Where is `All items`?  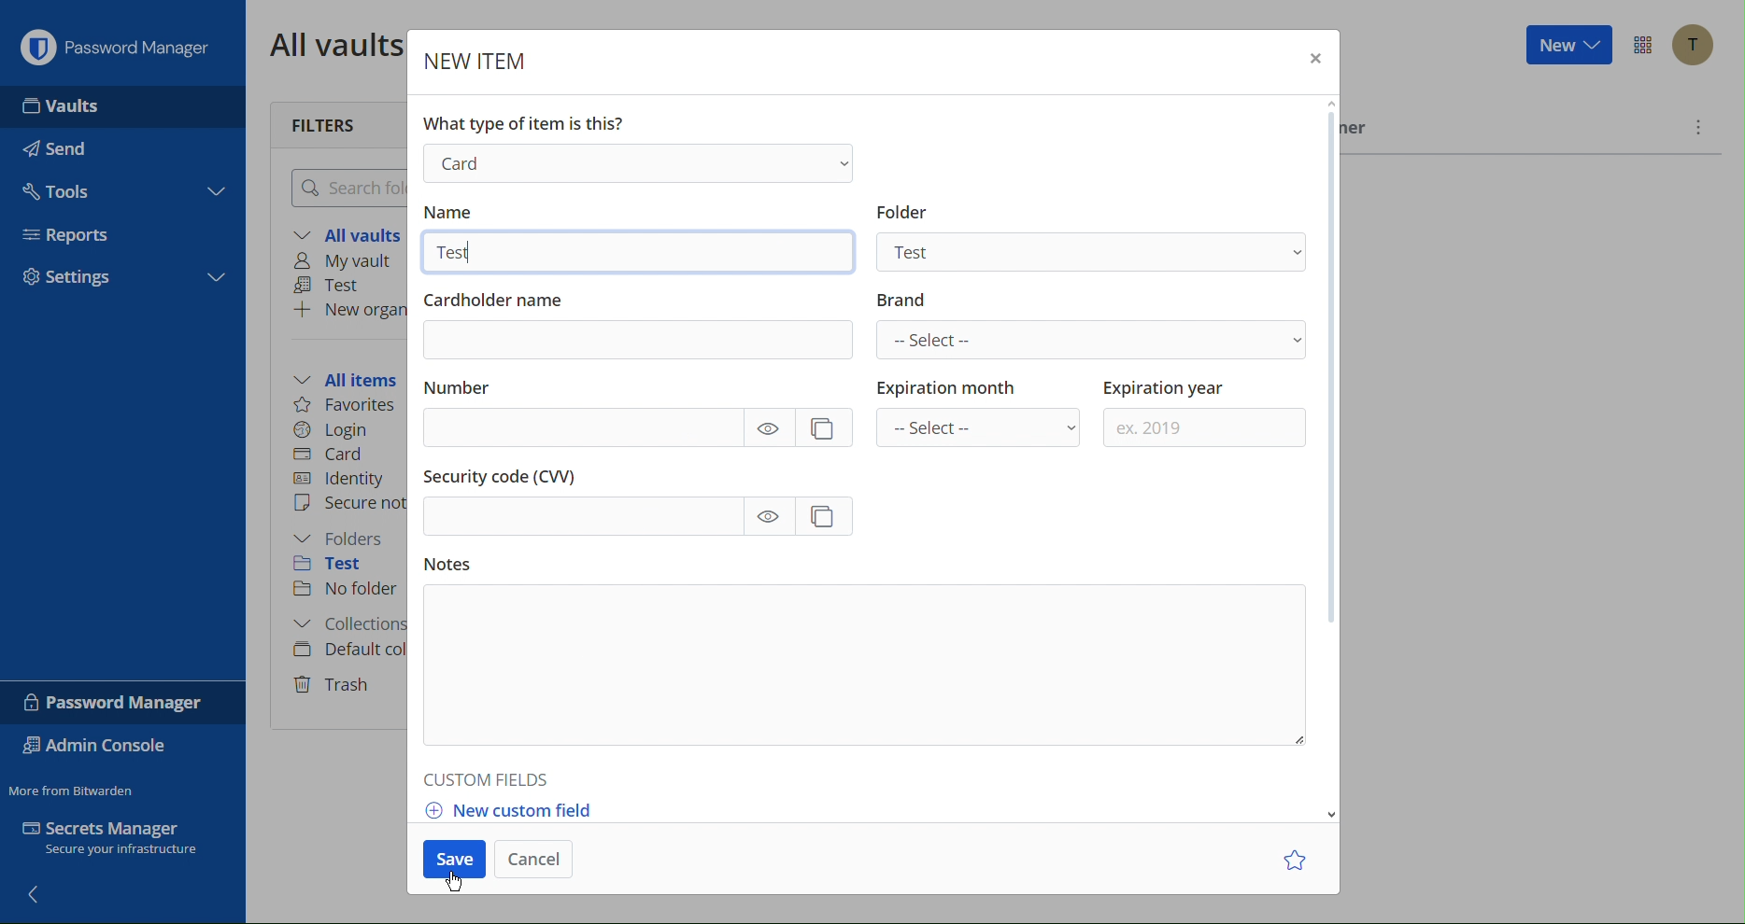
All items is located at coordinates (345, 379).